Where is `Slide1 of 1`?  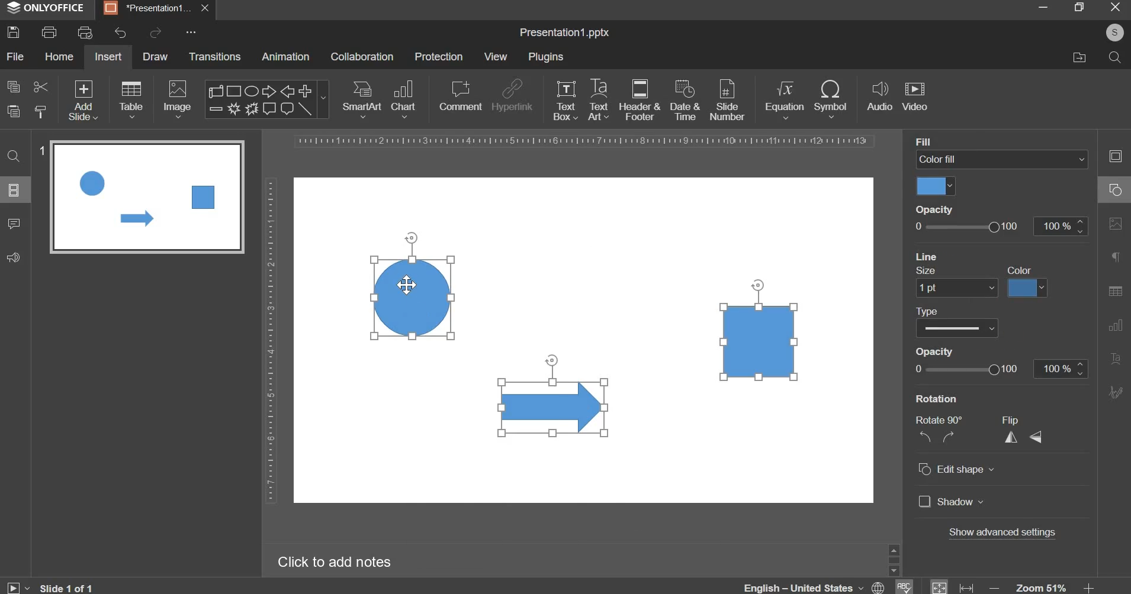 Slide1 of 1 is located at coordinates (66, 587).